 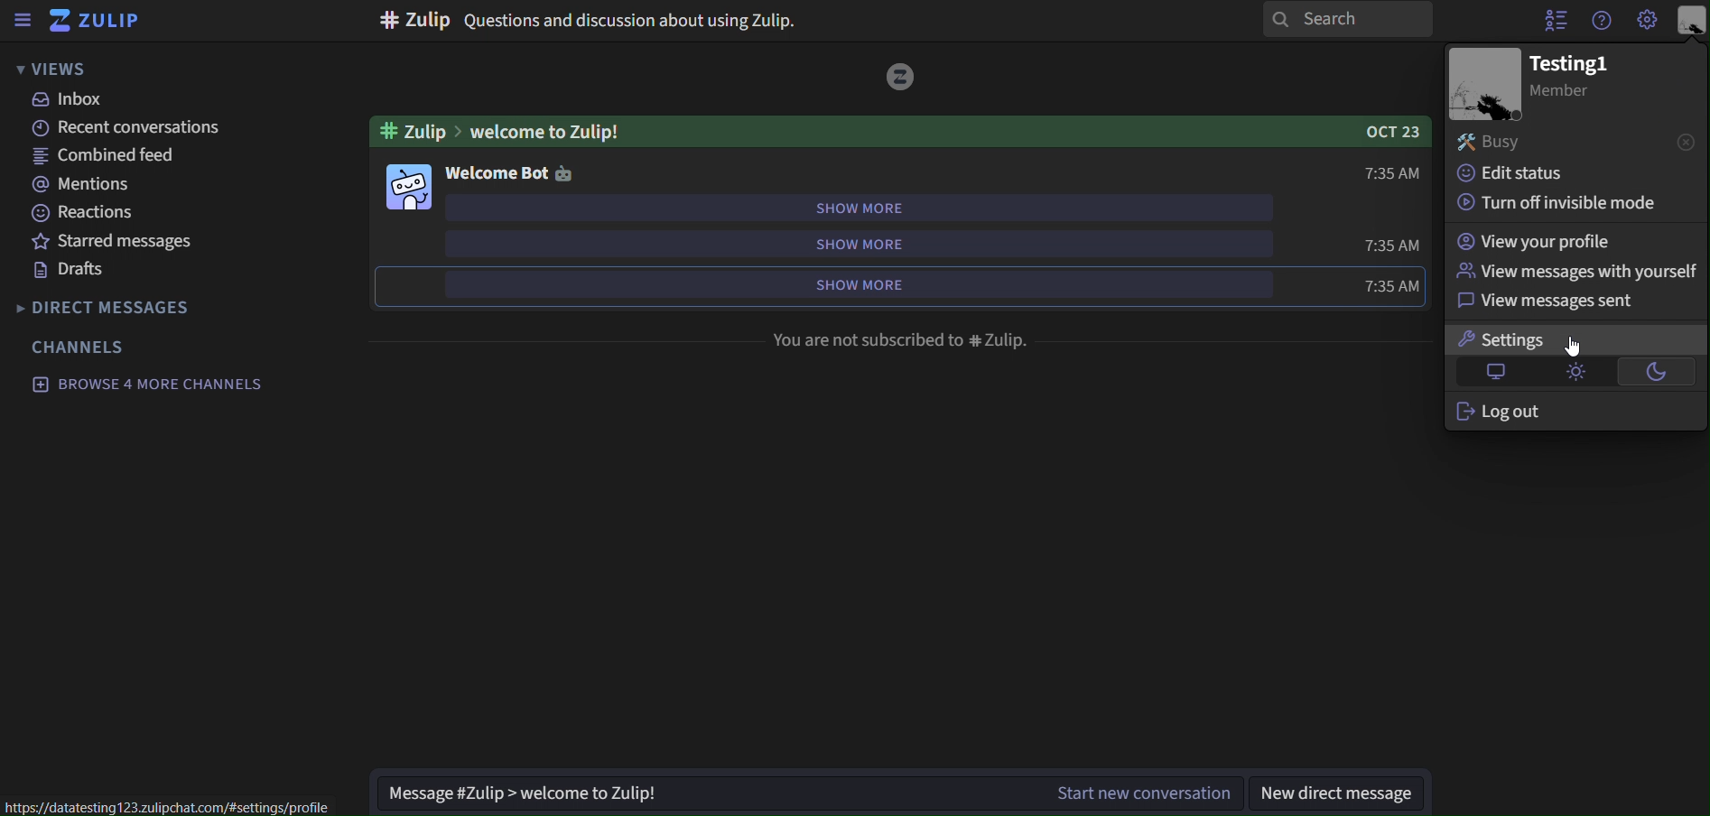 I want to click on Cursor, so click(x=1574, y=346).